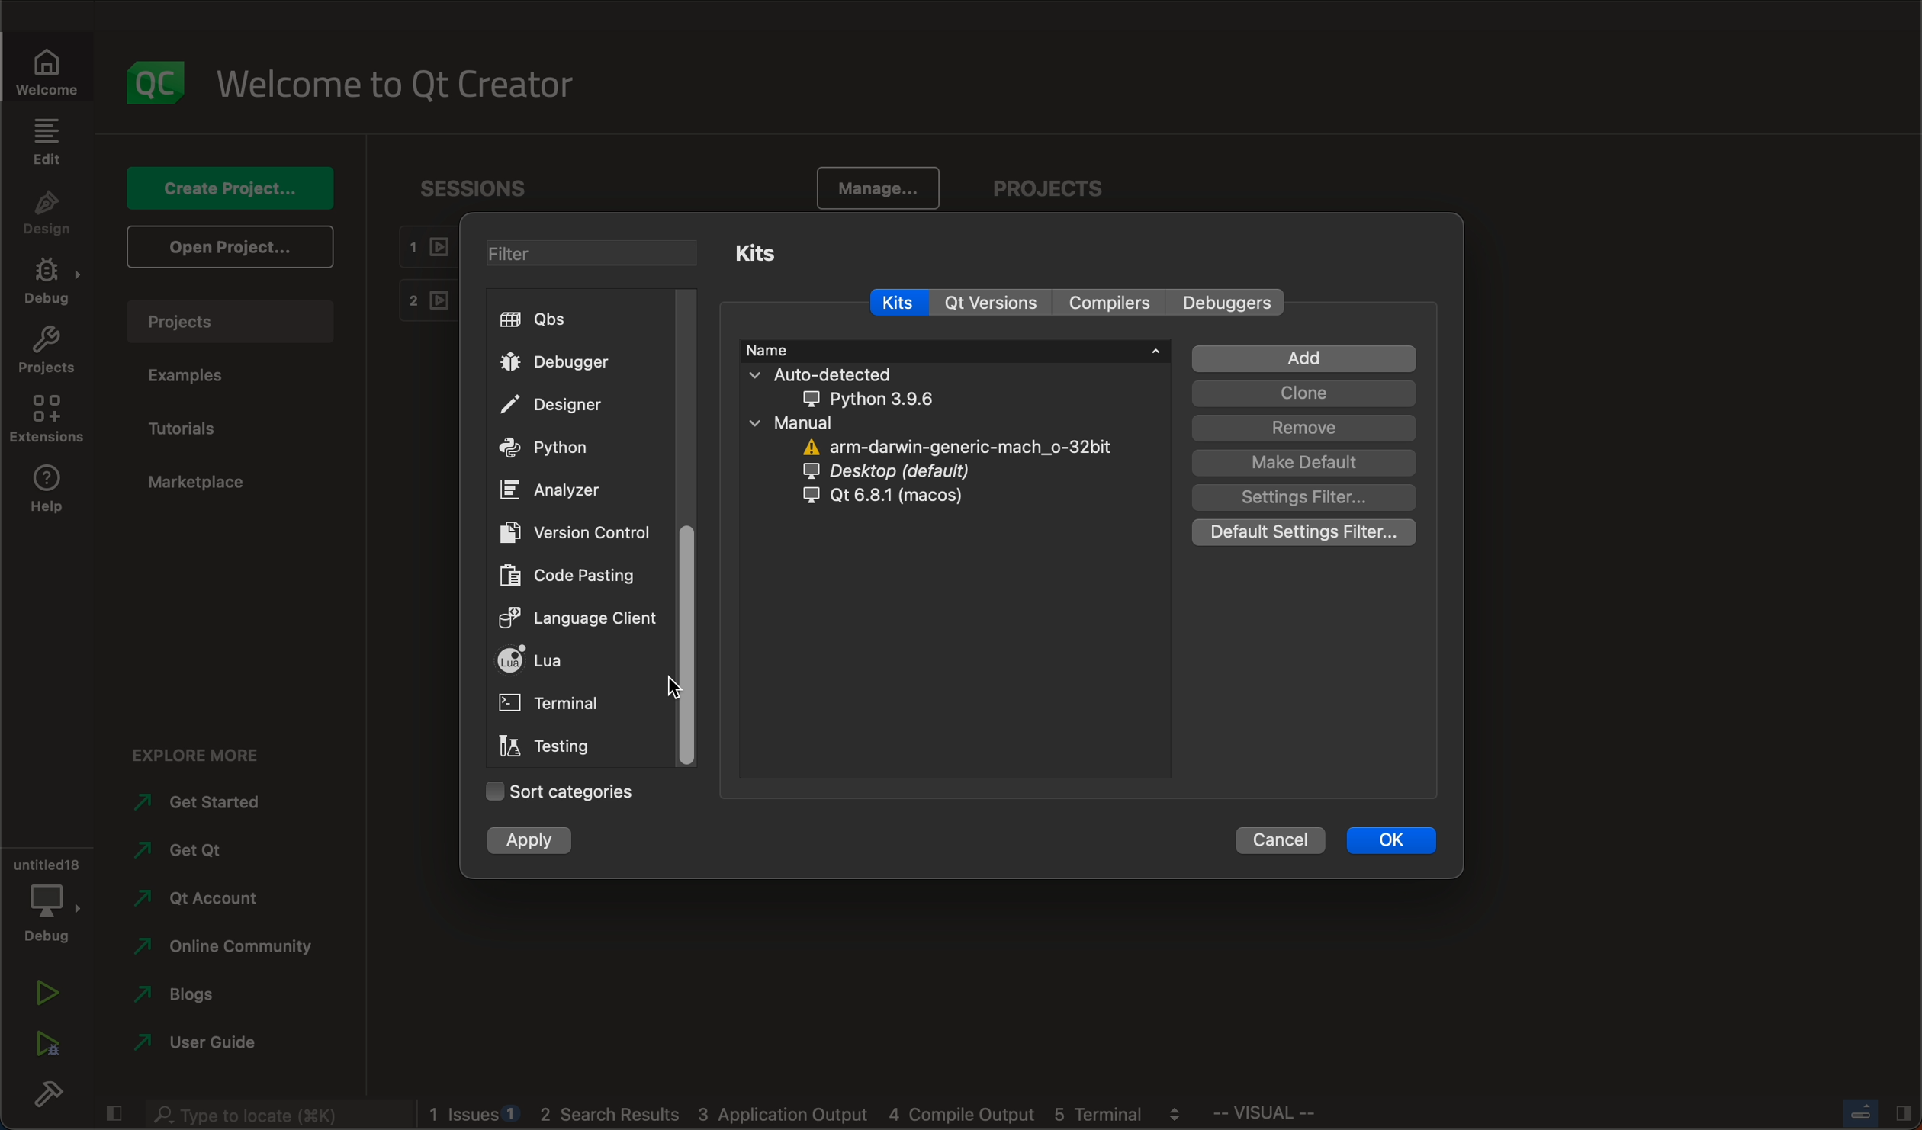 The height and width of the screenshot is (1130, 1922). What do you see at coordinates (1046, 183) in the screenshot?
I see `projects` at bounding box center [1046, 183].